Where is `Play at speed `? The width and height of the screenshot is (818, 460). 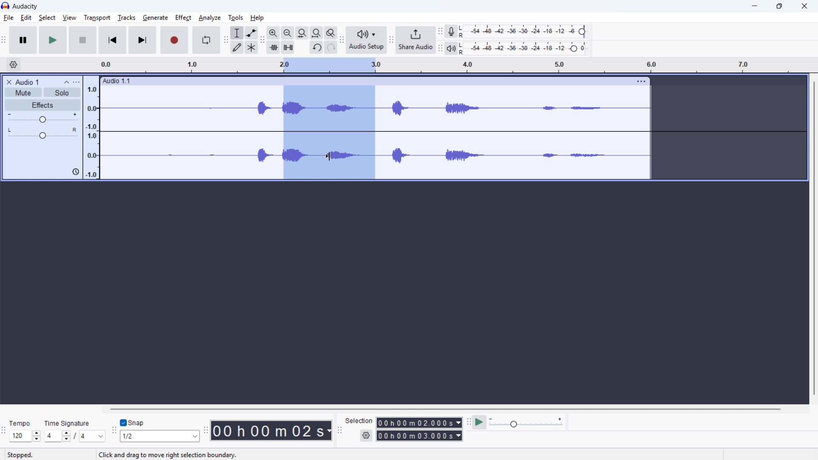
Play at speed  is located at coordinates (480, 422).